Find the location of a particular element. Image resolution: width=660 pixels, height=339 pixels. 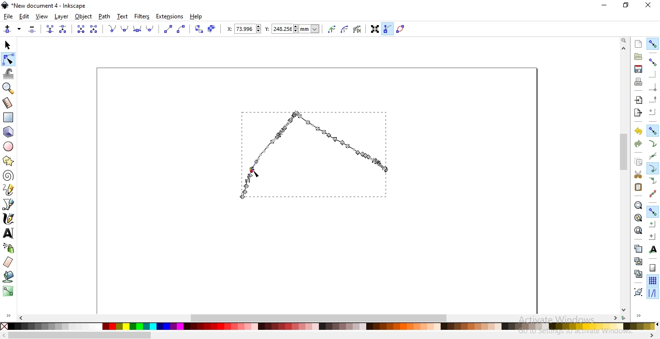

print document is located at coordinates (638, 82).